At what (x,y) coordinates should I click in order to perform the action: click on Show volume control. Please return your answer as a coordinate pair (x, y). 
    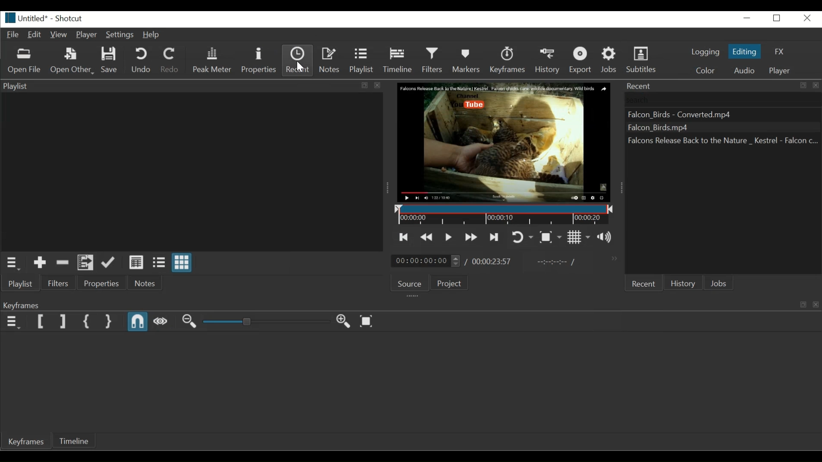
    Looking at the image, I should click on (605, 238).